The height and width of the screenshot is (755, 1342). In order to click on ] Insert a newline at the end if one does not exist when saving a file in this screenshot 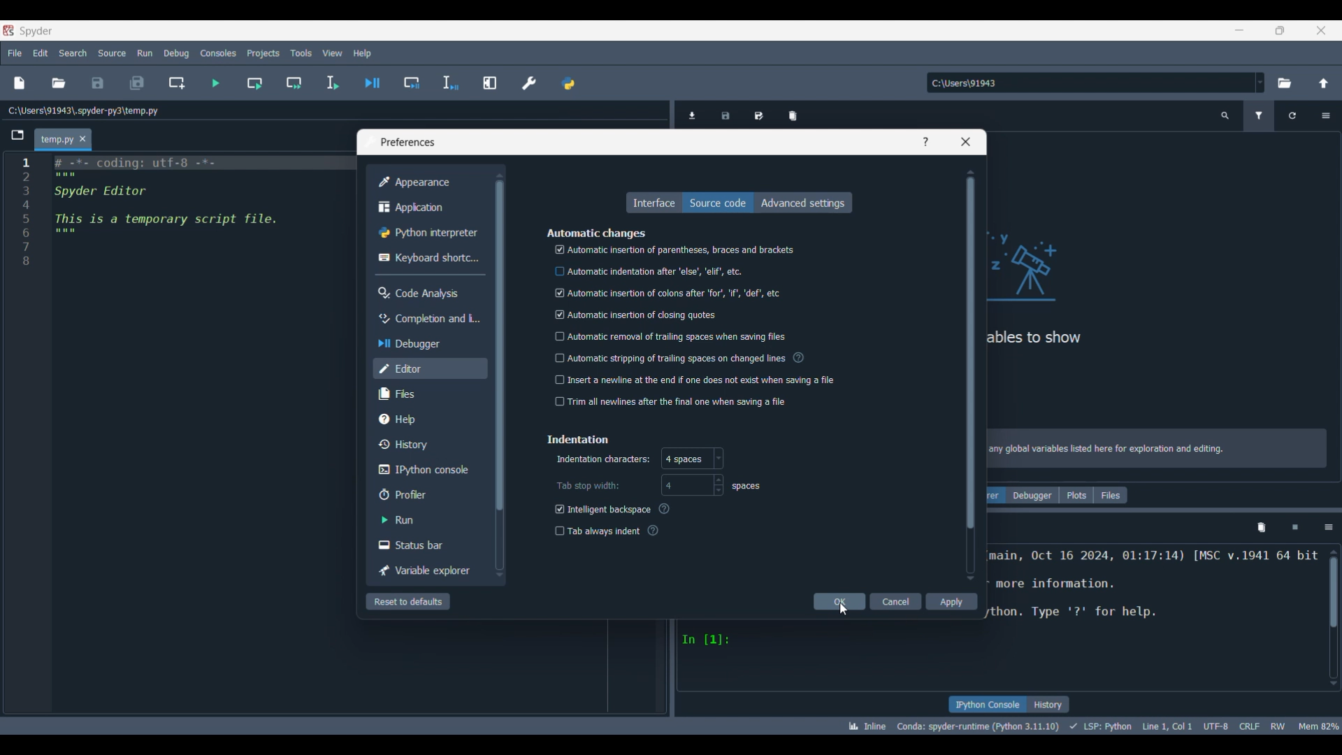, I will do `click(695, 379)`.